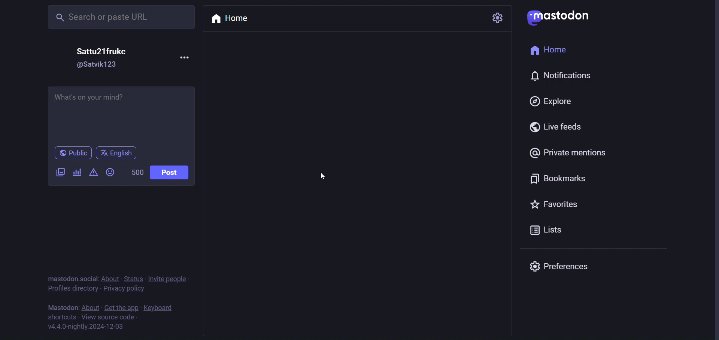  Describe the element at coordinates (563, 76) in the screenshot. I see `notification` at that location.